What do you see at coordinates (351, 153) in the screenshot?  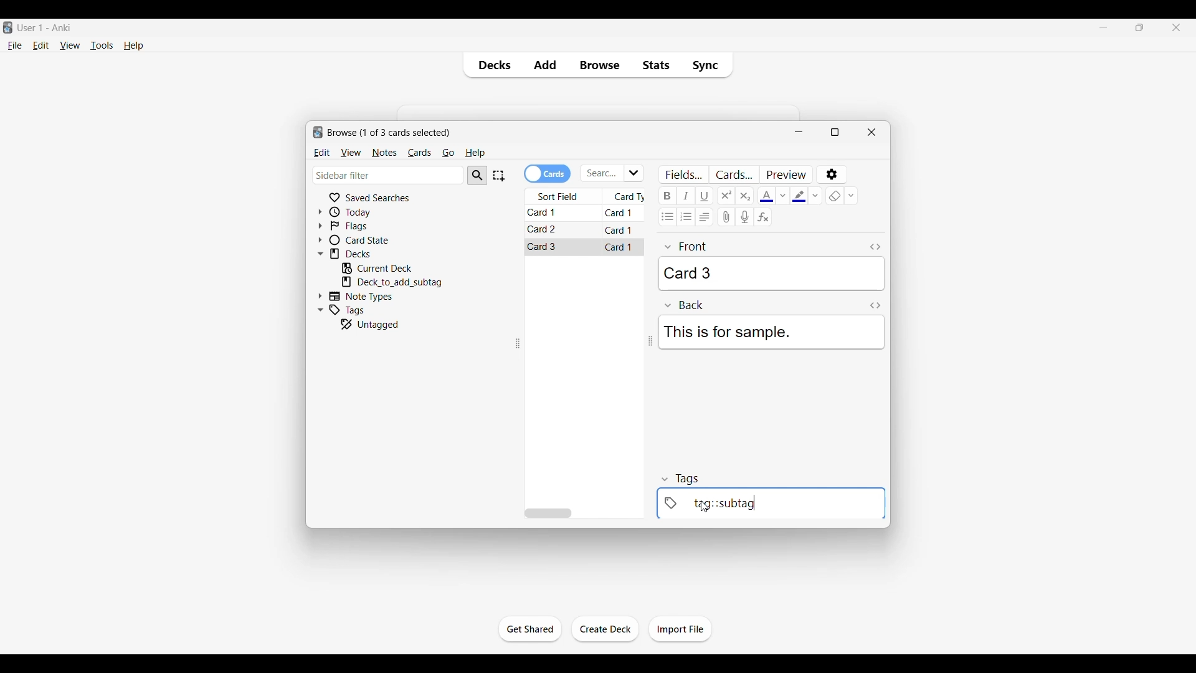 I see `View menu` at bounding box center [351, 153].